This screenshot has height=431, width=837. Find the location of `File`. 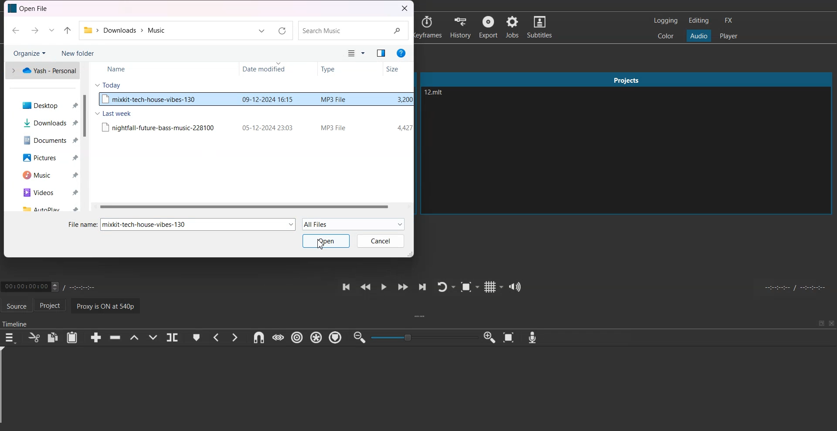

File is located at coordinates (255, 100).